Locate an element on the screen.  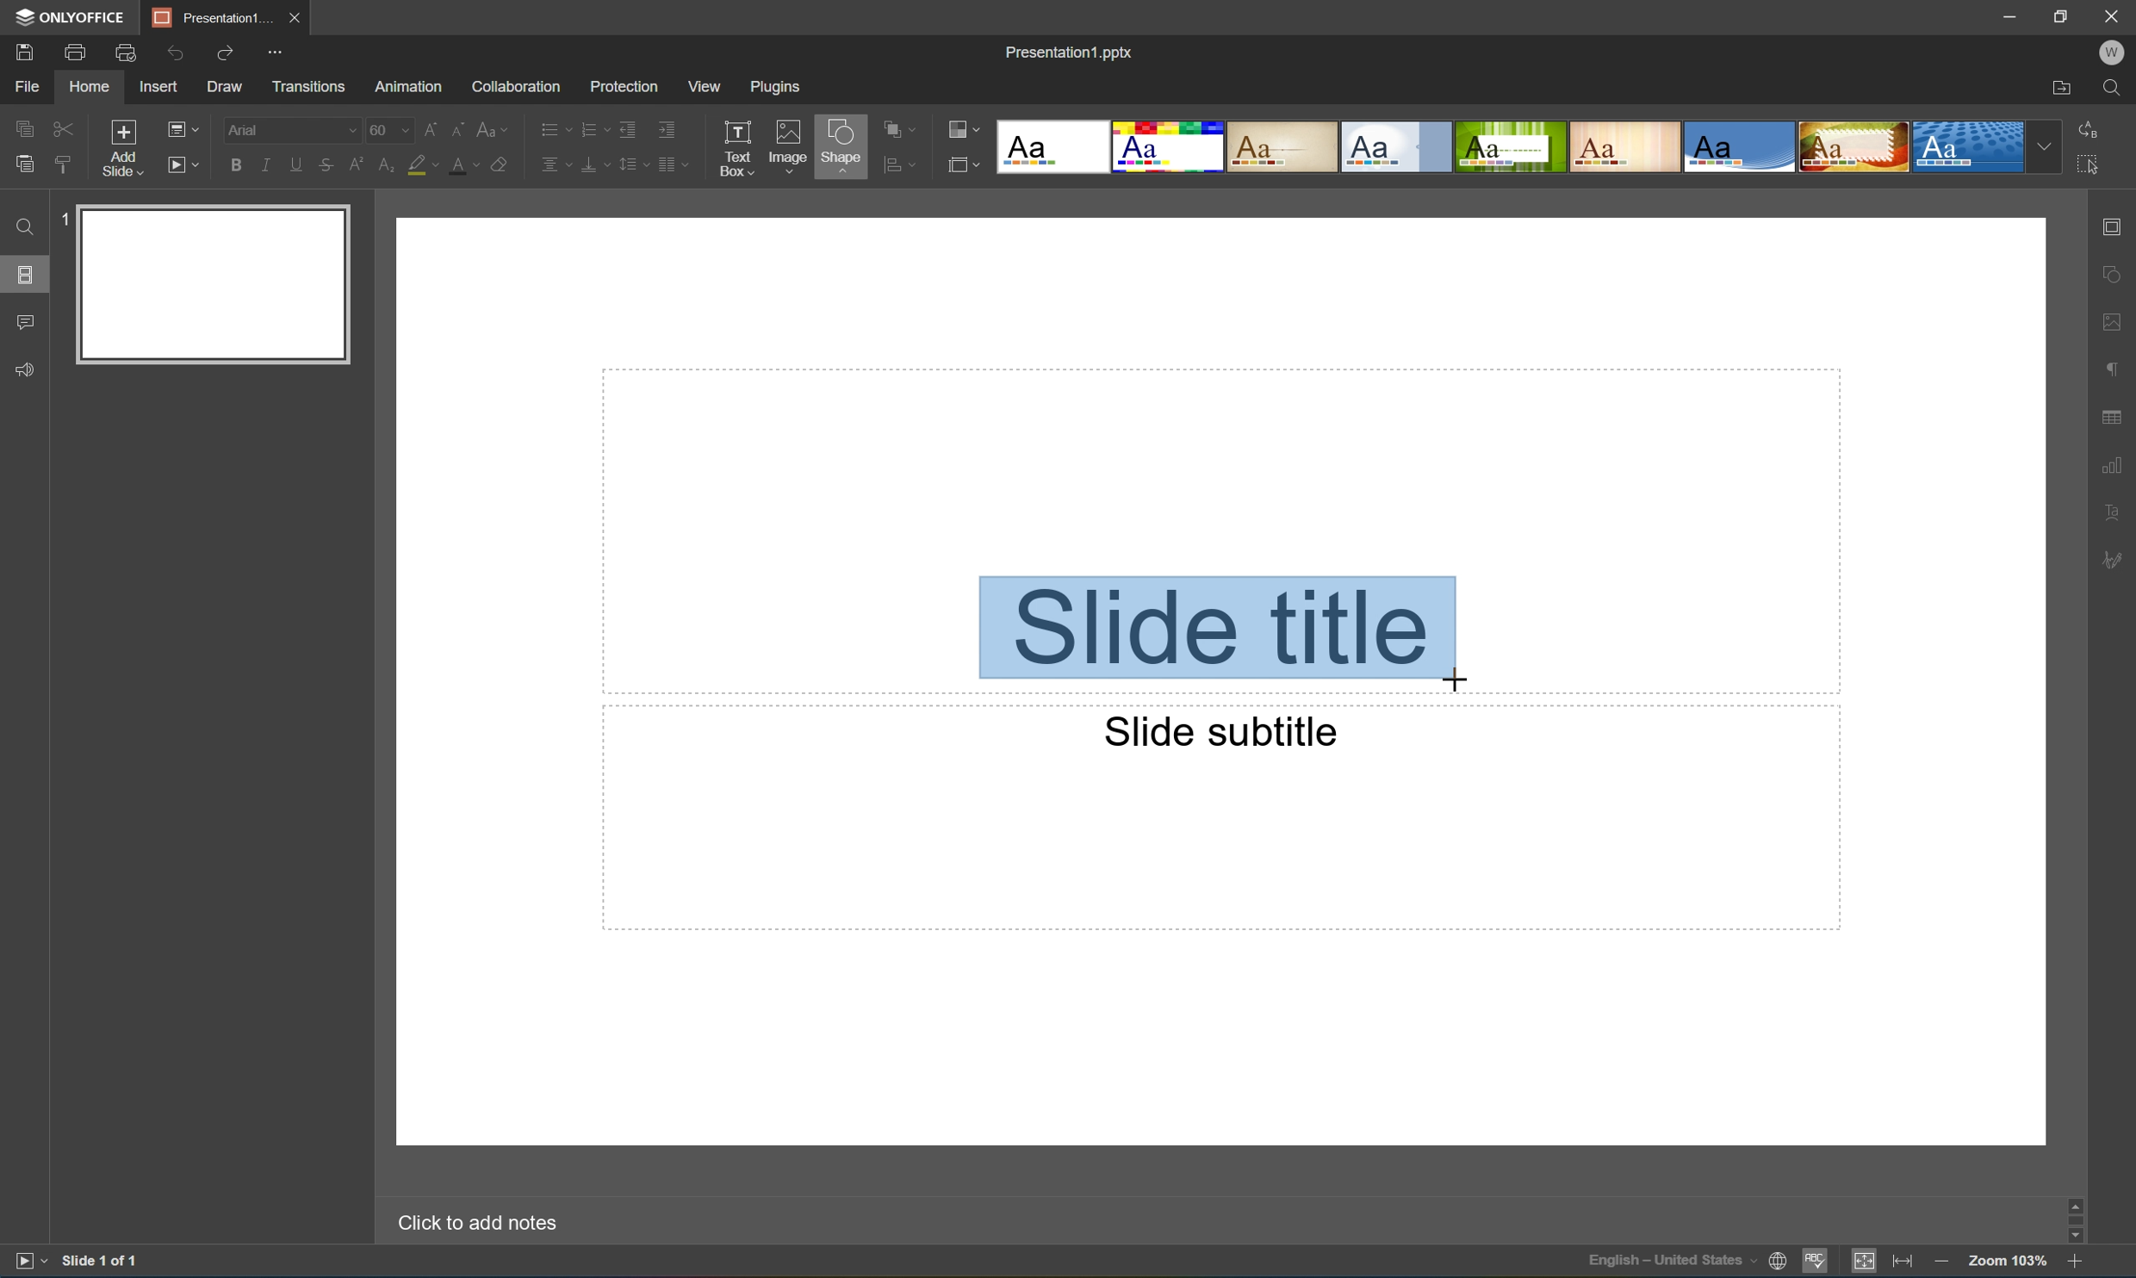
Decrement font size is located at coordinates (458, 127).